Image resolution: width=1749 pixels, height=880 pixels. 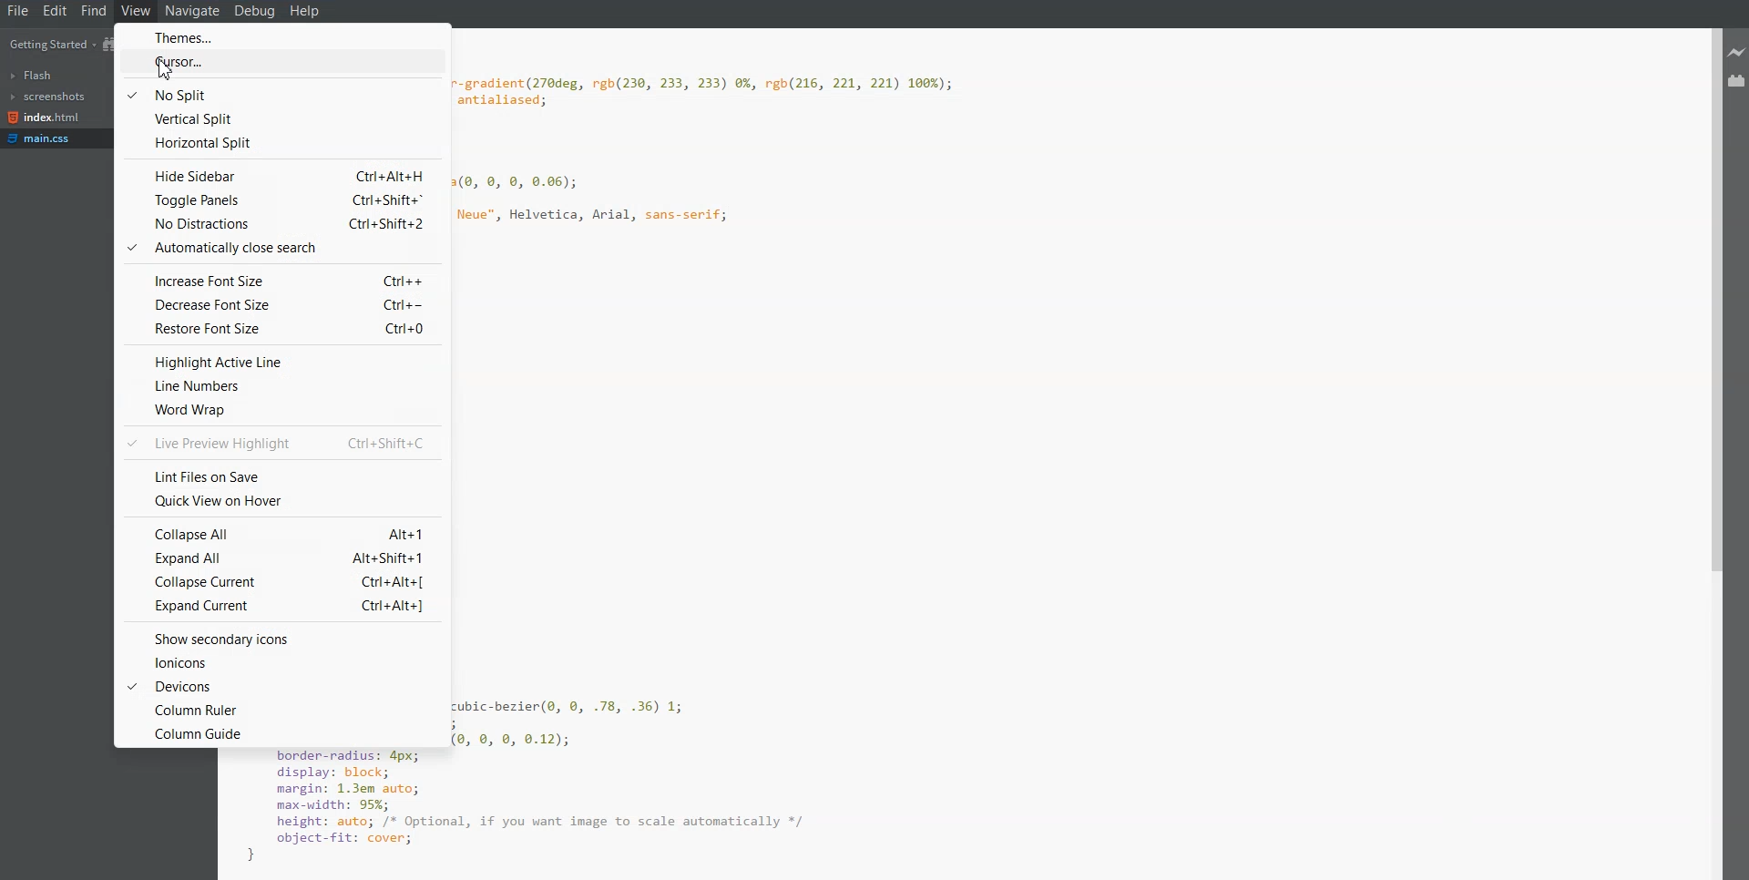 I want to click on Edit, so click(x=56, y=11).